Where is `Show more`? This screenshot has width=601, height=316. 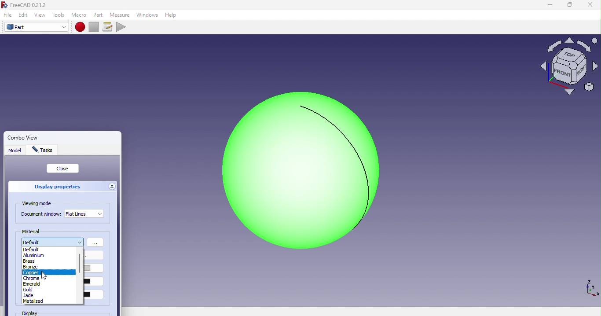 Show more is located at coordinates (96, 243).